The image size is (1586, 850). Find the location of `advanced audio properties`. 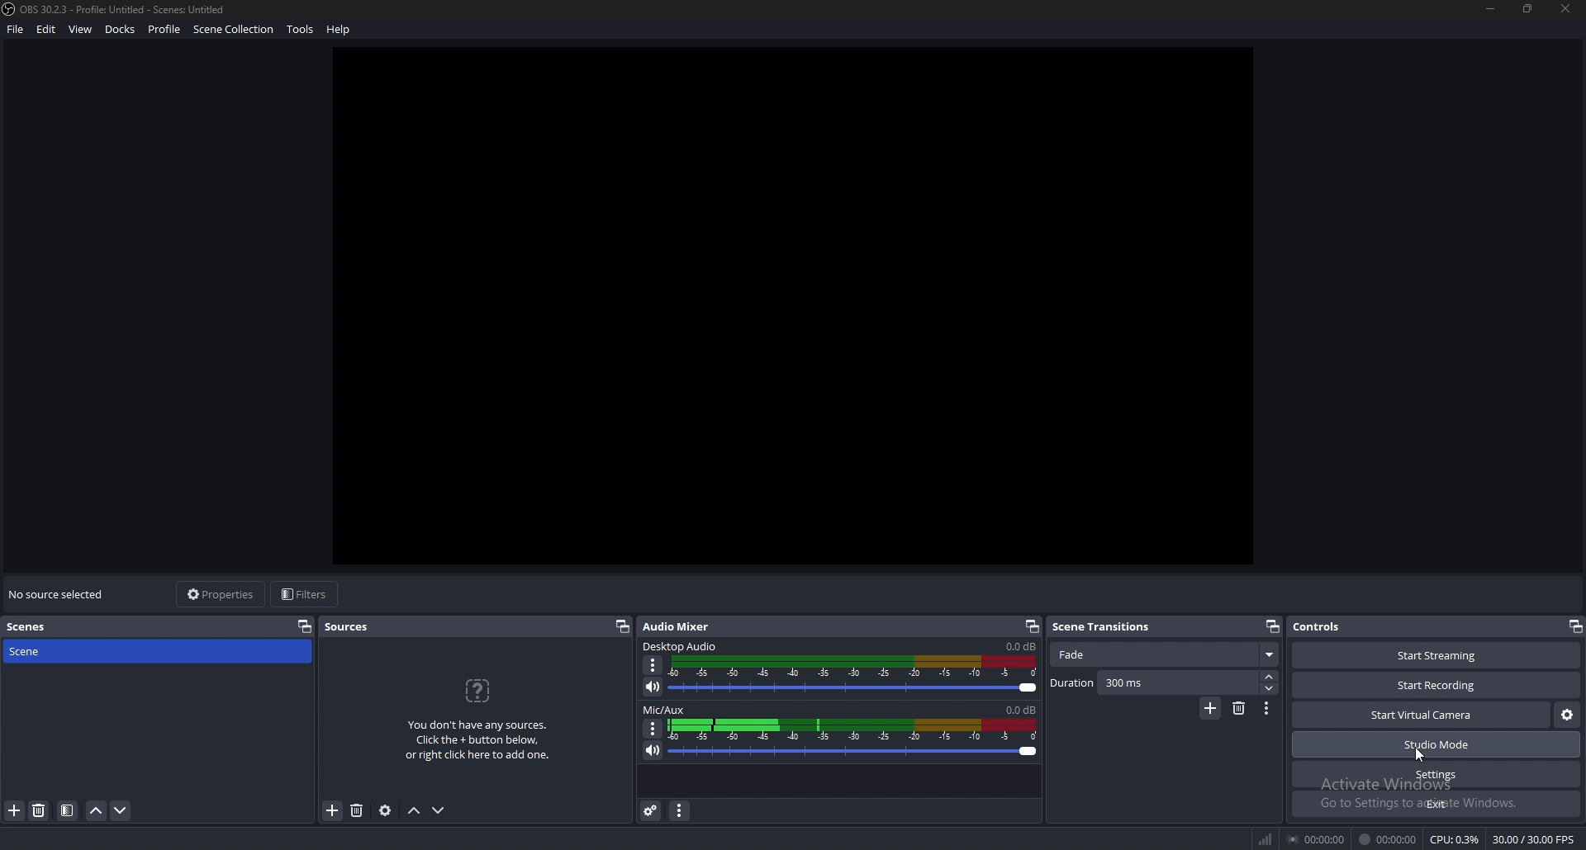

advanced audio properties is located at coordinates (652, 811).